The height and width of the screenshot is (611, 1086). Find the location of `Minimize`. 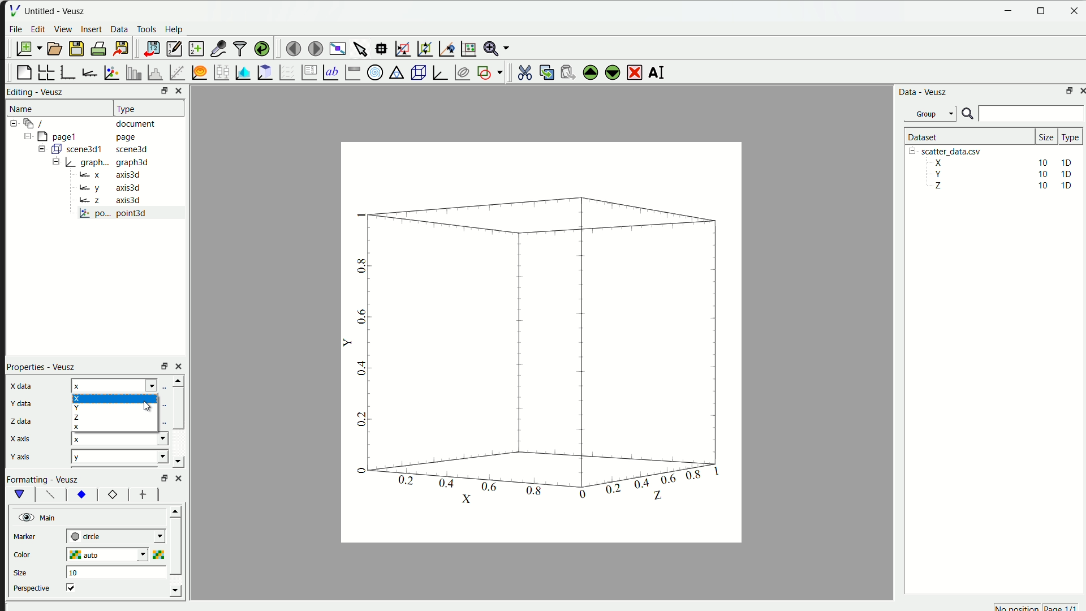

Minimize is located at coordinates (1009, 10).